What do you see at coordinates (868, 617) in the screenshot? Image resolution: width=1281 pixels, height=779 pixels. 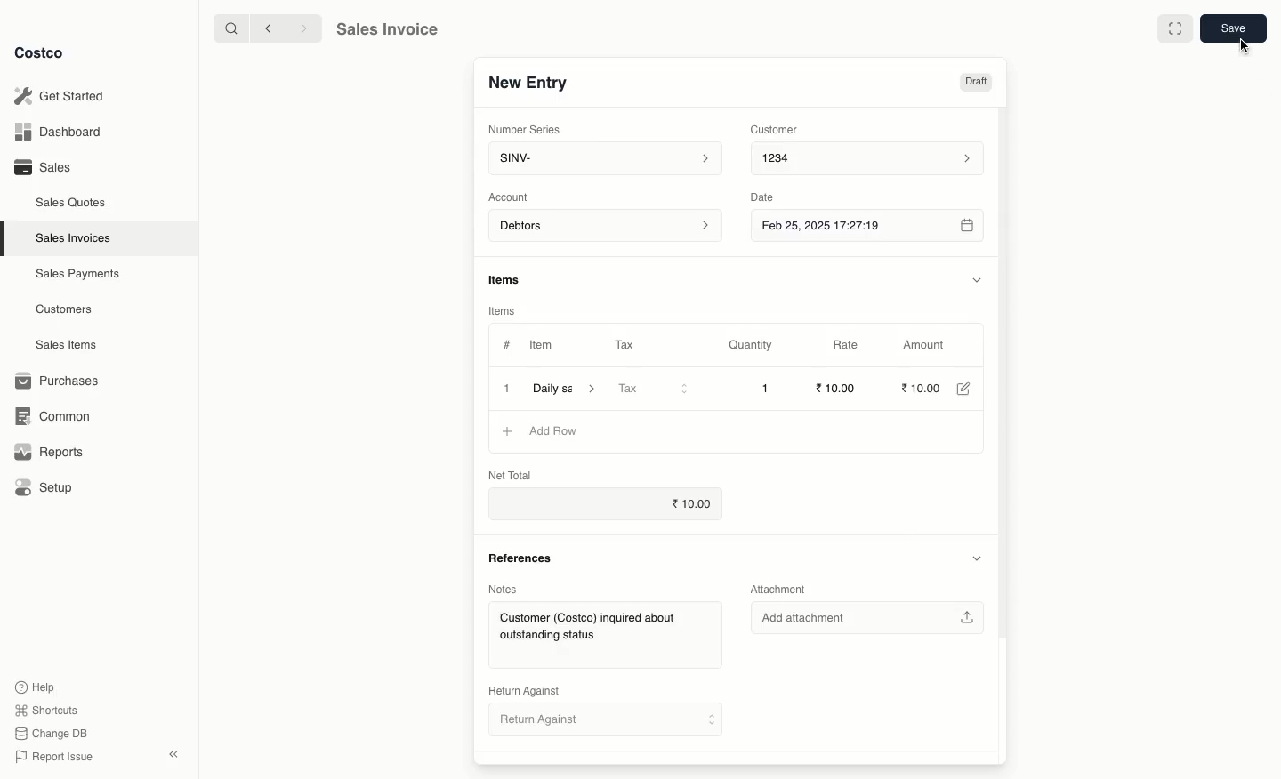 I see `Add attachment` at bounding box center [868, 617].